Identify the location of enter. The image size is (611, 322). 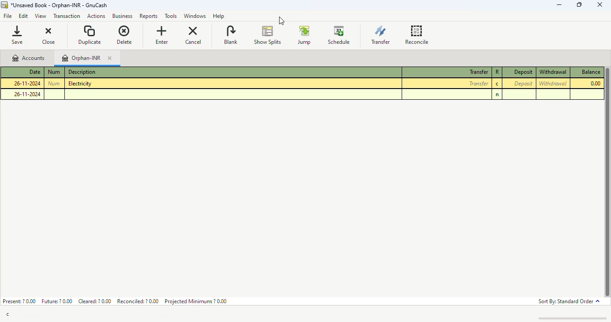
(161, 35).